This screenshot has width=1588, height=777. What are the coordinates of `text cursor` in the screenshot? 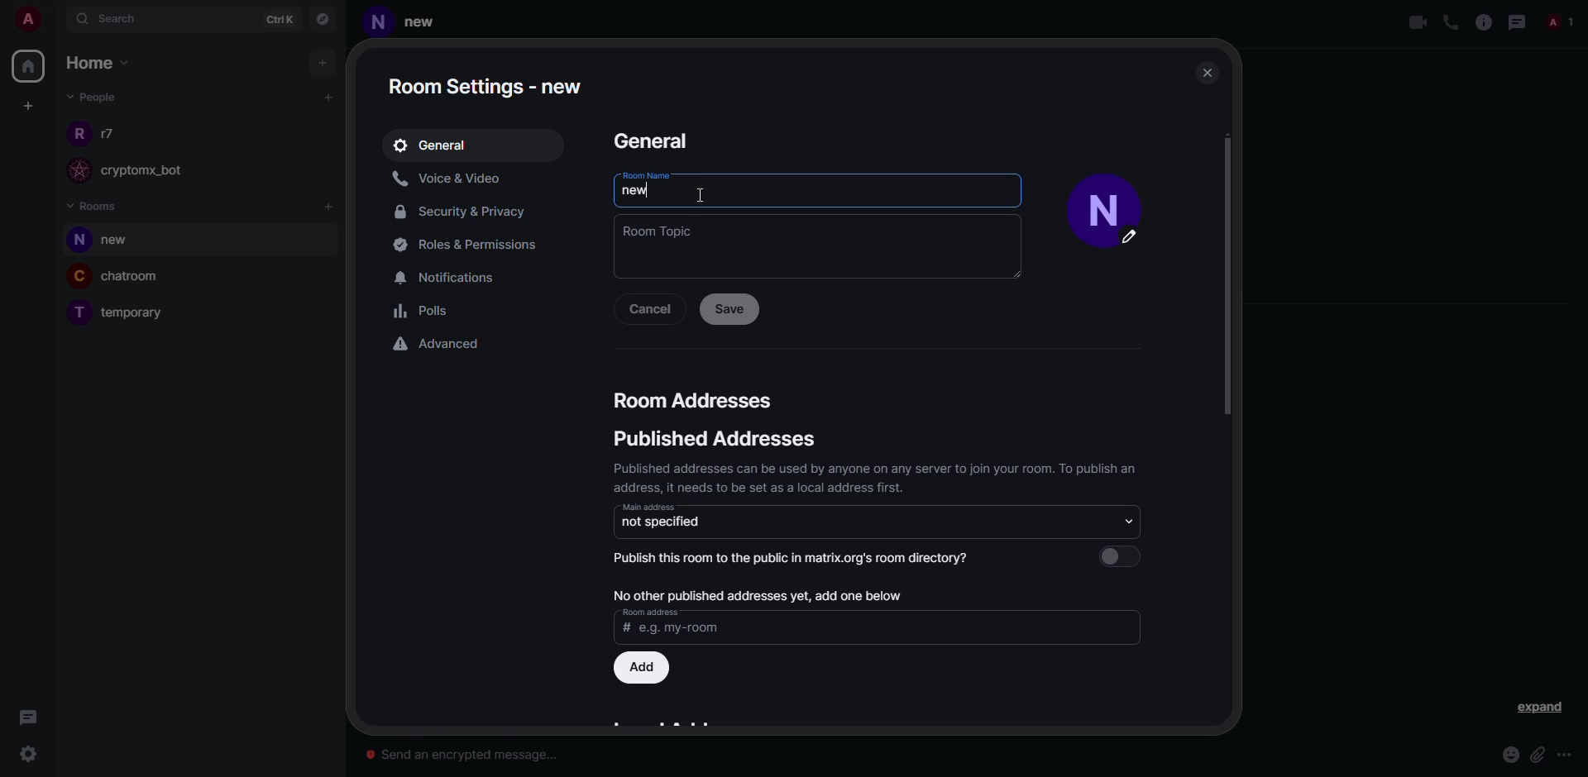 It's located at (701, 197).